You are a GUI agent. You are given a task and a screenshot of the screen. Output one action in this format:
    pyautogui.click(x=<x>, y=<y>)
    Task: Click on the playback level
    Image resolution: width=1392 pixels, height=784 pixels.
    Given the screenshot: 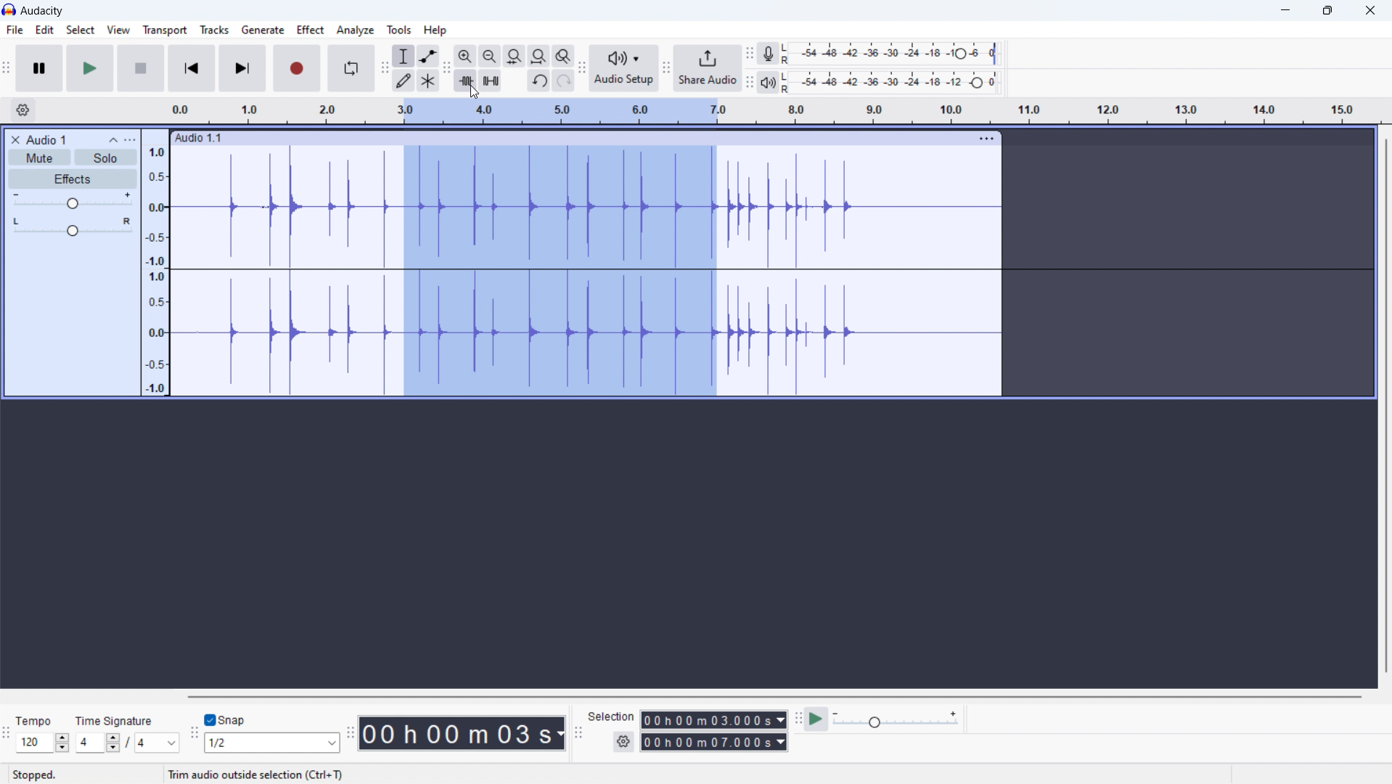 What is the action you would take?
    pyautogui.click(x=897, y=82)
    